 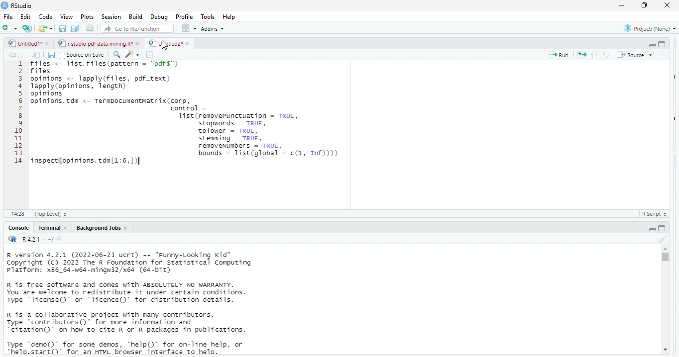 What do you see at coordinates (52, 54) in the screenshot?
I see `save current` at bounding box center [52, 54].